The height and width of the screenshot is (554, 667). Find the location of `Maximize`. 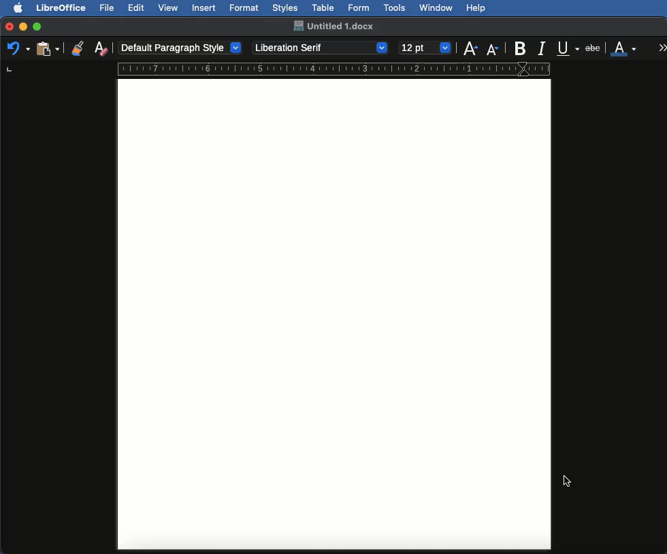

Maximize is located at coordinates (38, 27).